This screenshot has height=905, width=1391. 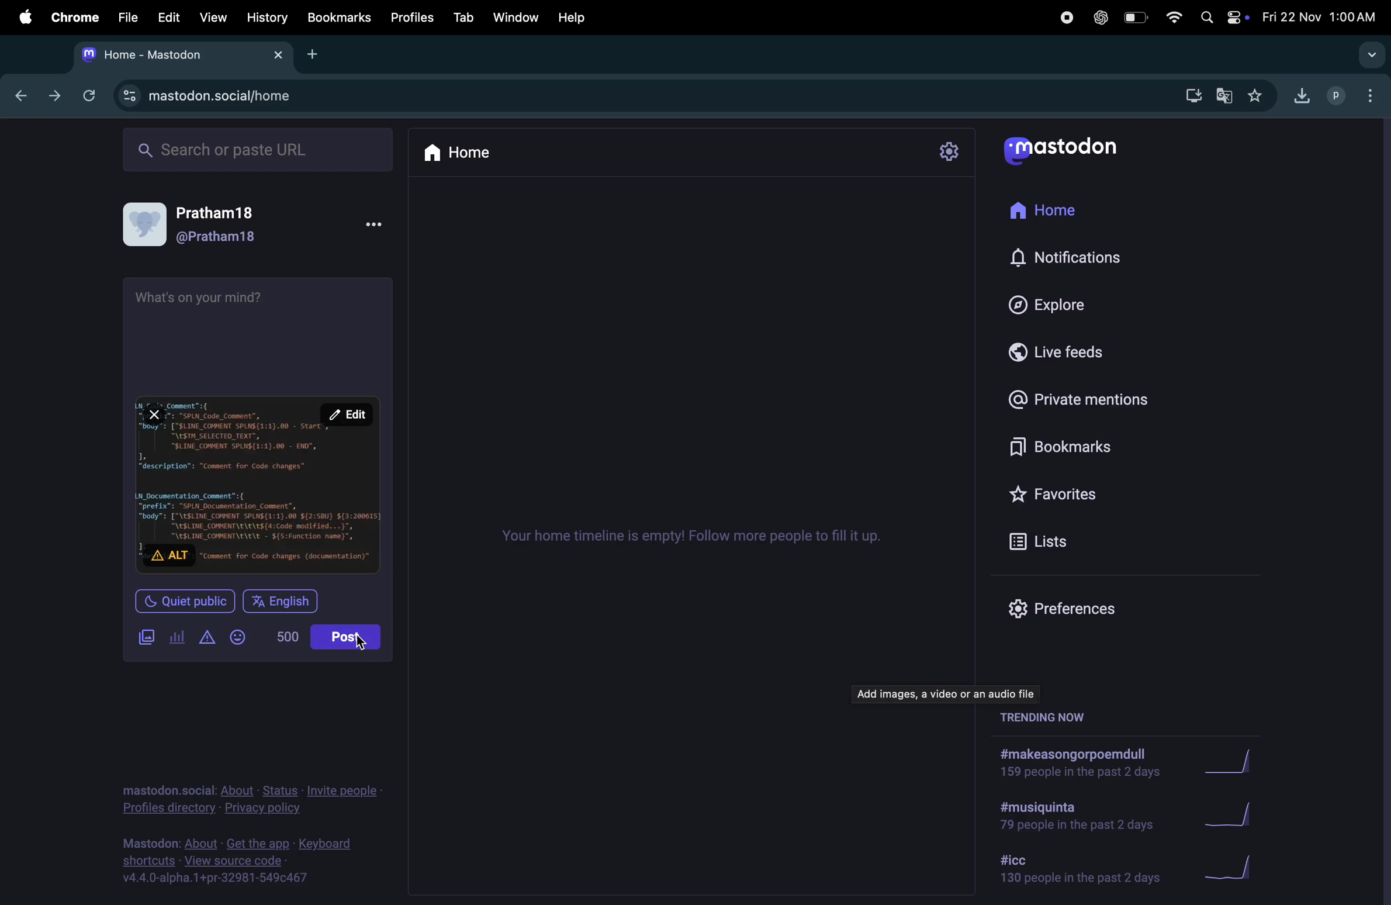 I want to click on edit, so click(x=168, y=18).